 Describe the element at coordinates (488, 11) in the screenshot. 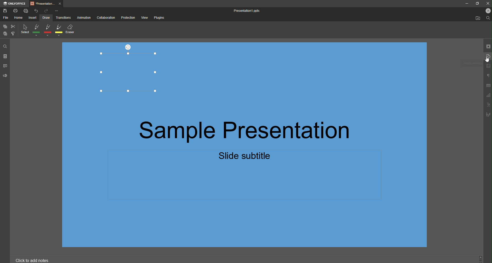

I see `Profile` at that location.